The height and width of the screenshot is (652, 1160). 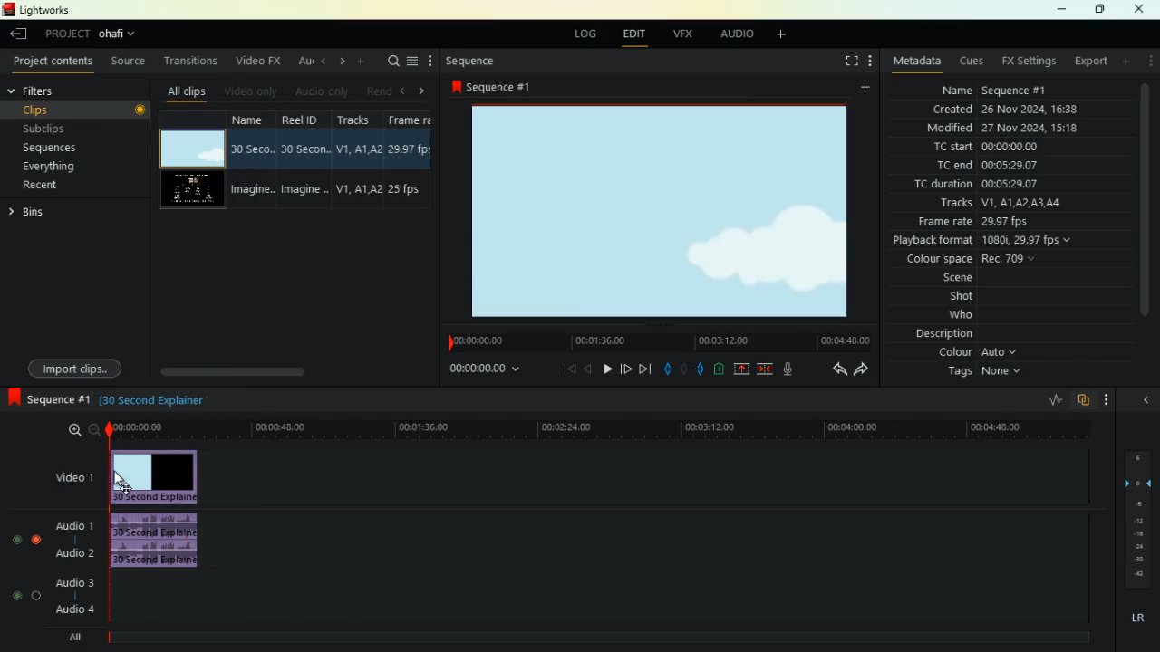 I want to click on right, so click(x=343, y=61).